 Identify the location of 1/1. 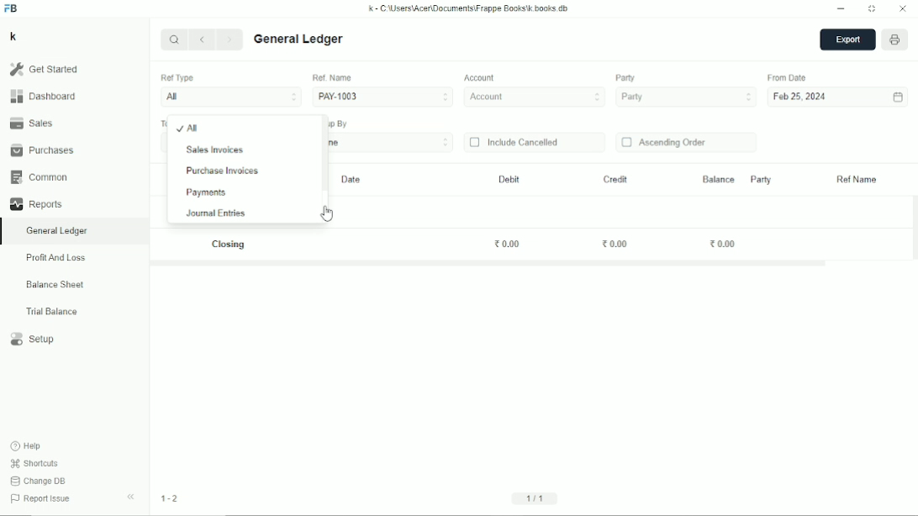
(537, 498).